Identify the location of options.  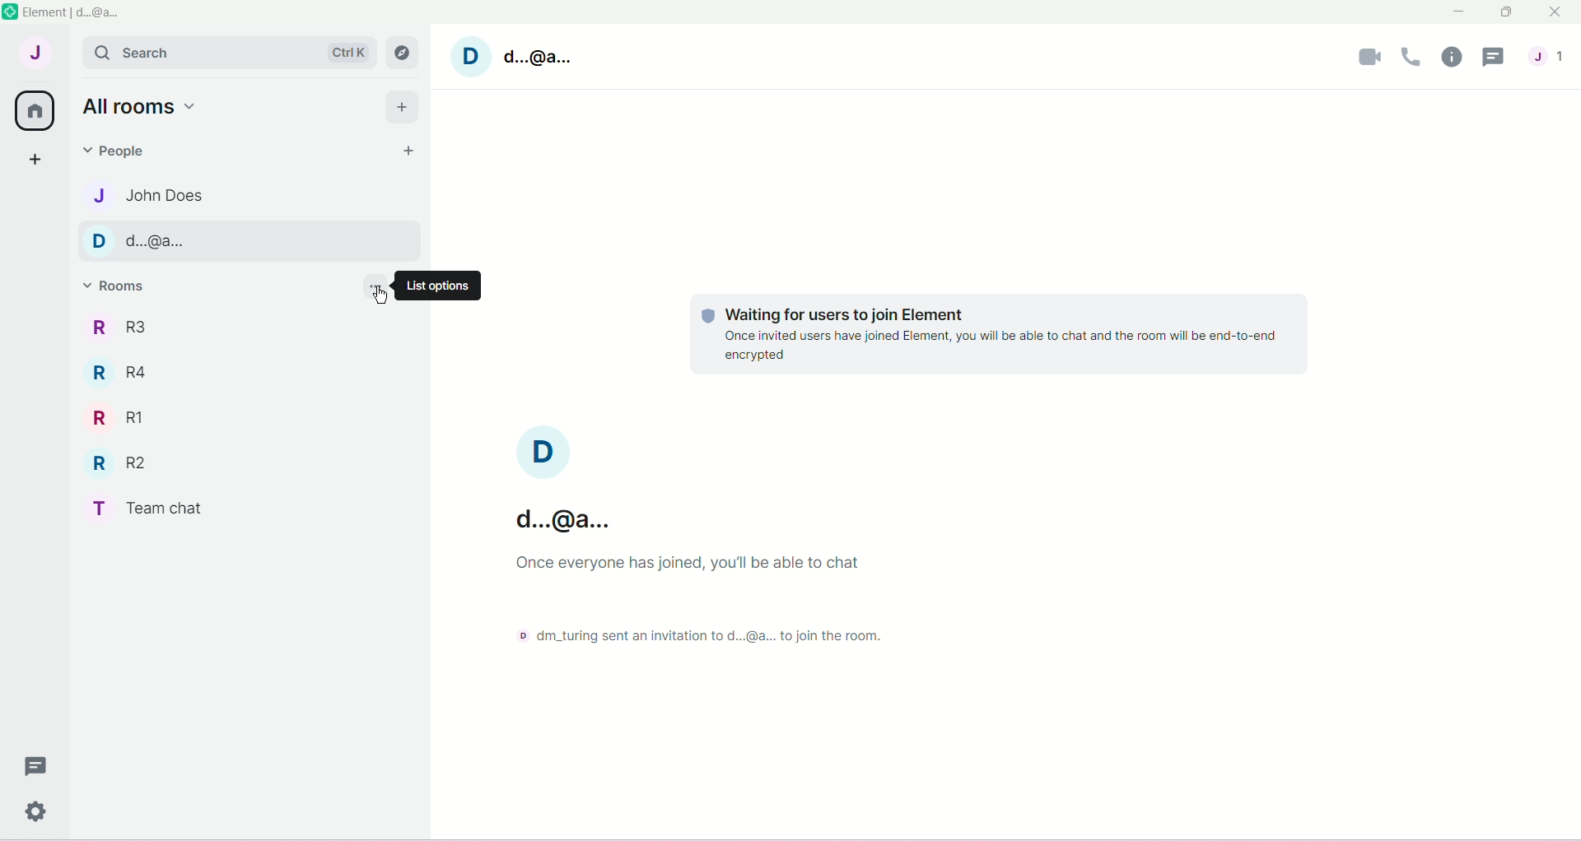
(372, 284).